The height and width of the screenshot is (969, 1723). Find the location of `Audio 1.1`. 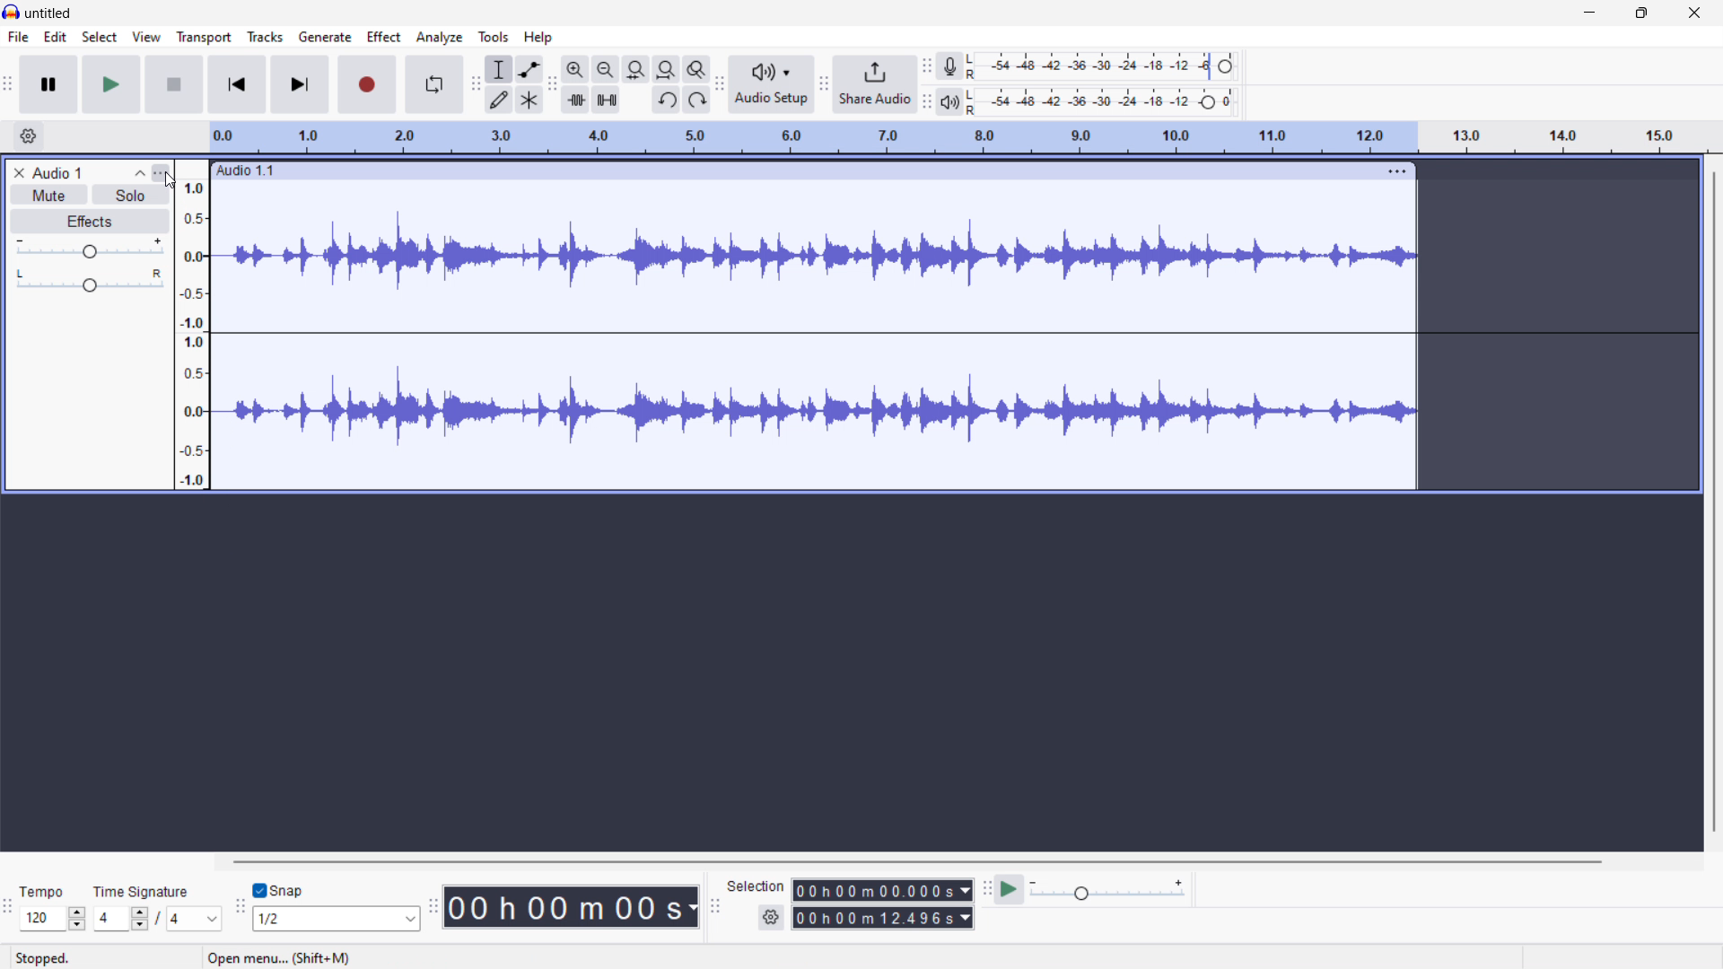

Audio 1.1 is located at coordinates (784, 171).